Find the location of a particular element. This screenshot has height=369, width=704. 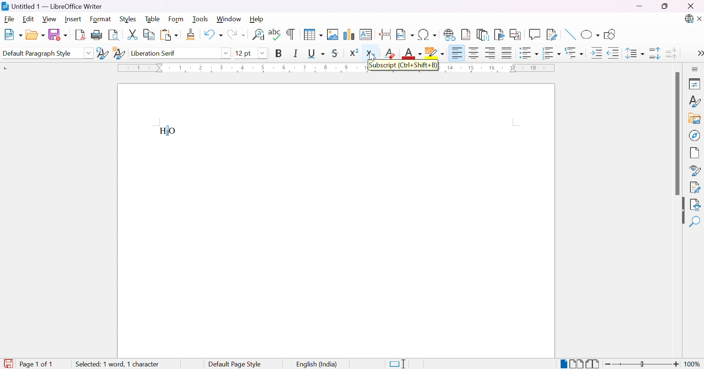

Default paragraph style is located at coordinates (37, 54).